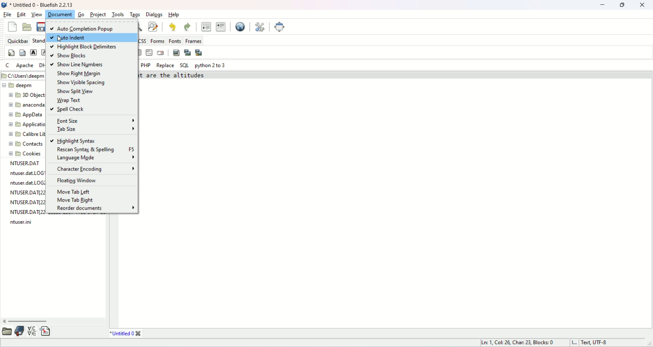 The image size is (653, 347). What do you see at coordinates (68, 56) in the screenshot?
I see `show blocks` at bounding box center [68, 56].